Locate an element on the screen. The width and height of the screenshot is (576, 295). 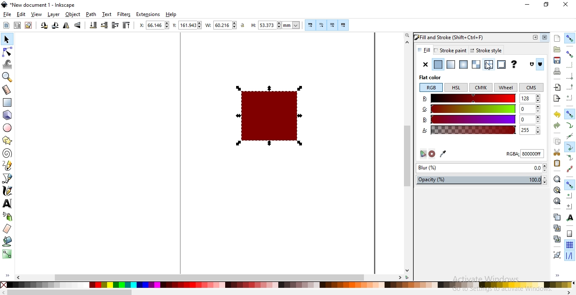
HSL is located at coordinates (456, 88).